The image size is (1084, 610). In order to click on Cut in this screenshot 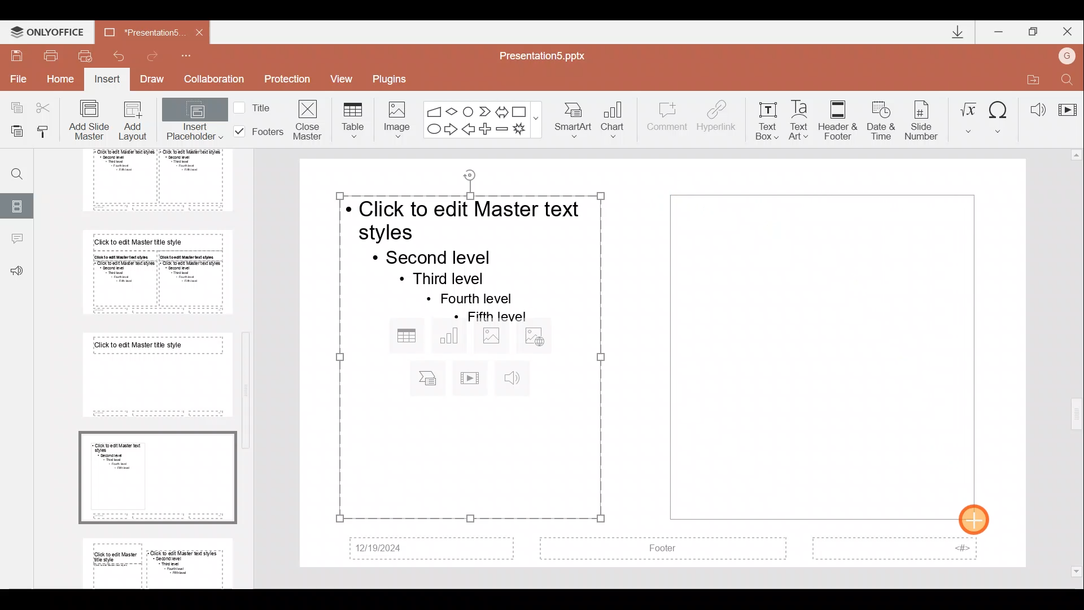, I will do `click(46, 107)`.